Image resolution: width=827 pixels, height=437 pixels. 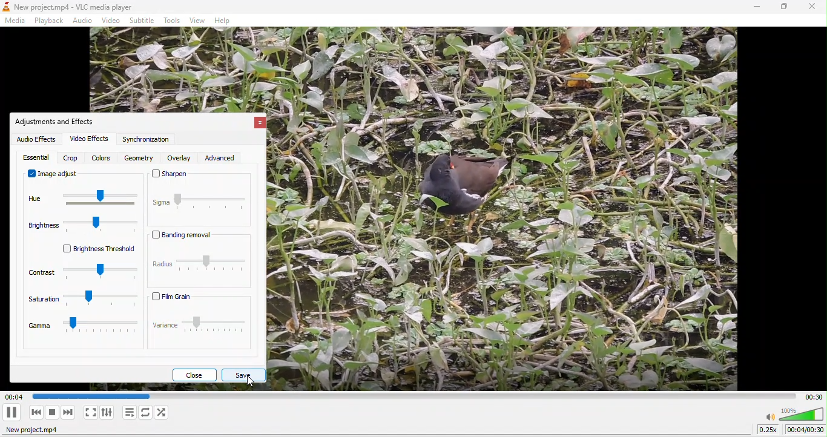 I want to click on overlay, so click(x=180, y=159).